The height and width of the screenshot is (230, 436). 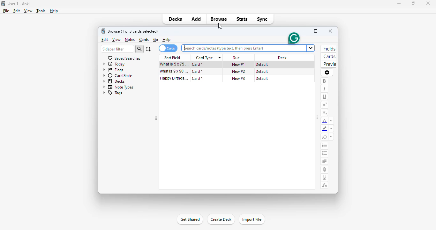 I want to click on deck, so click(x=282, y=57).